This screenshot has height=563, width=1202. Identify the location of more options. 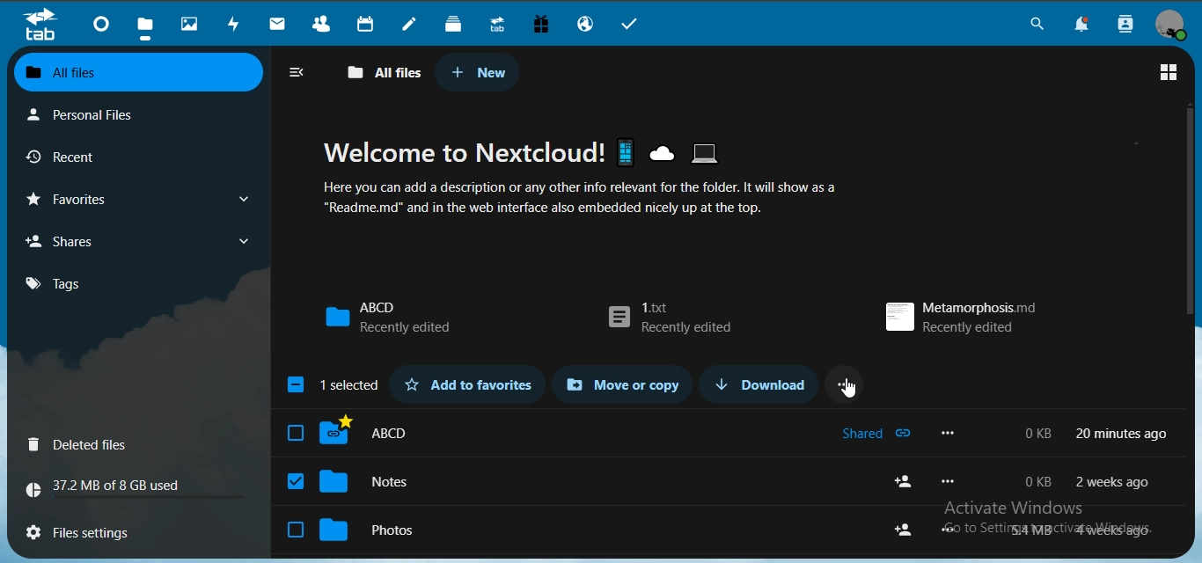
(953, 530).